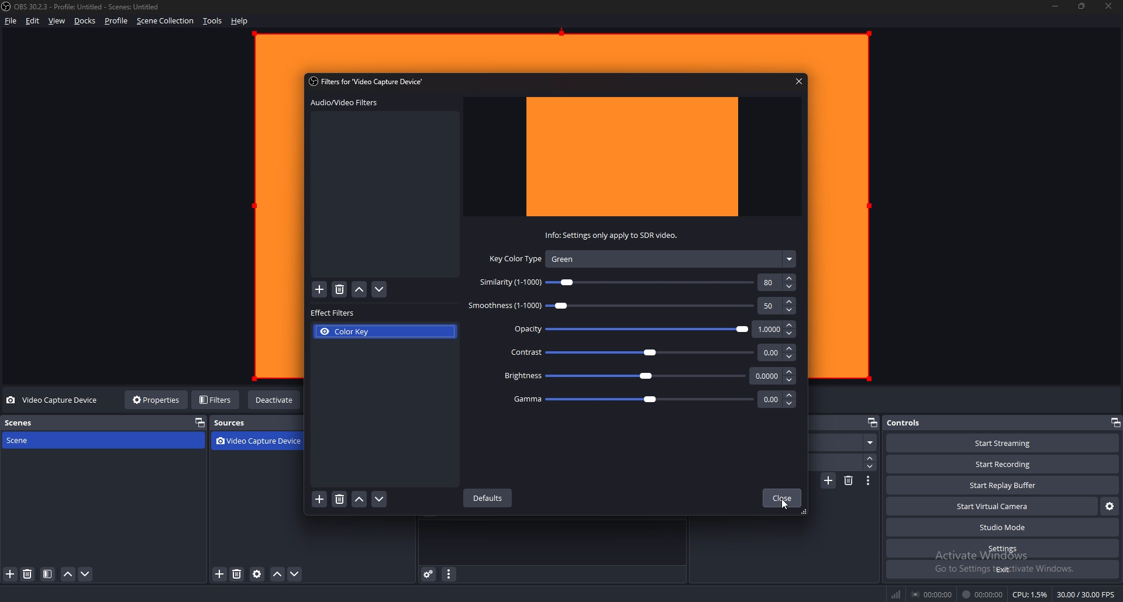  What do you see at coordinates (320, 500) in the screenshot?
I see `add filter` at bounding box center [320, 500].